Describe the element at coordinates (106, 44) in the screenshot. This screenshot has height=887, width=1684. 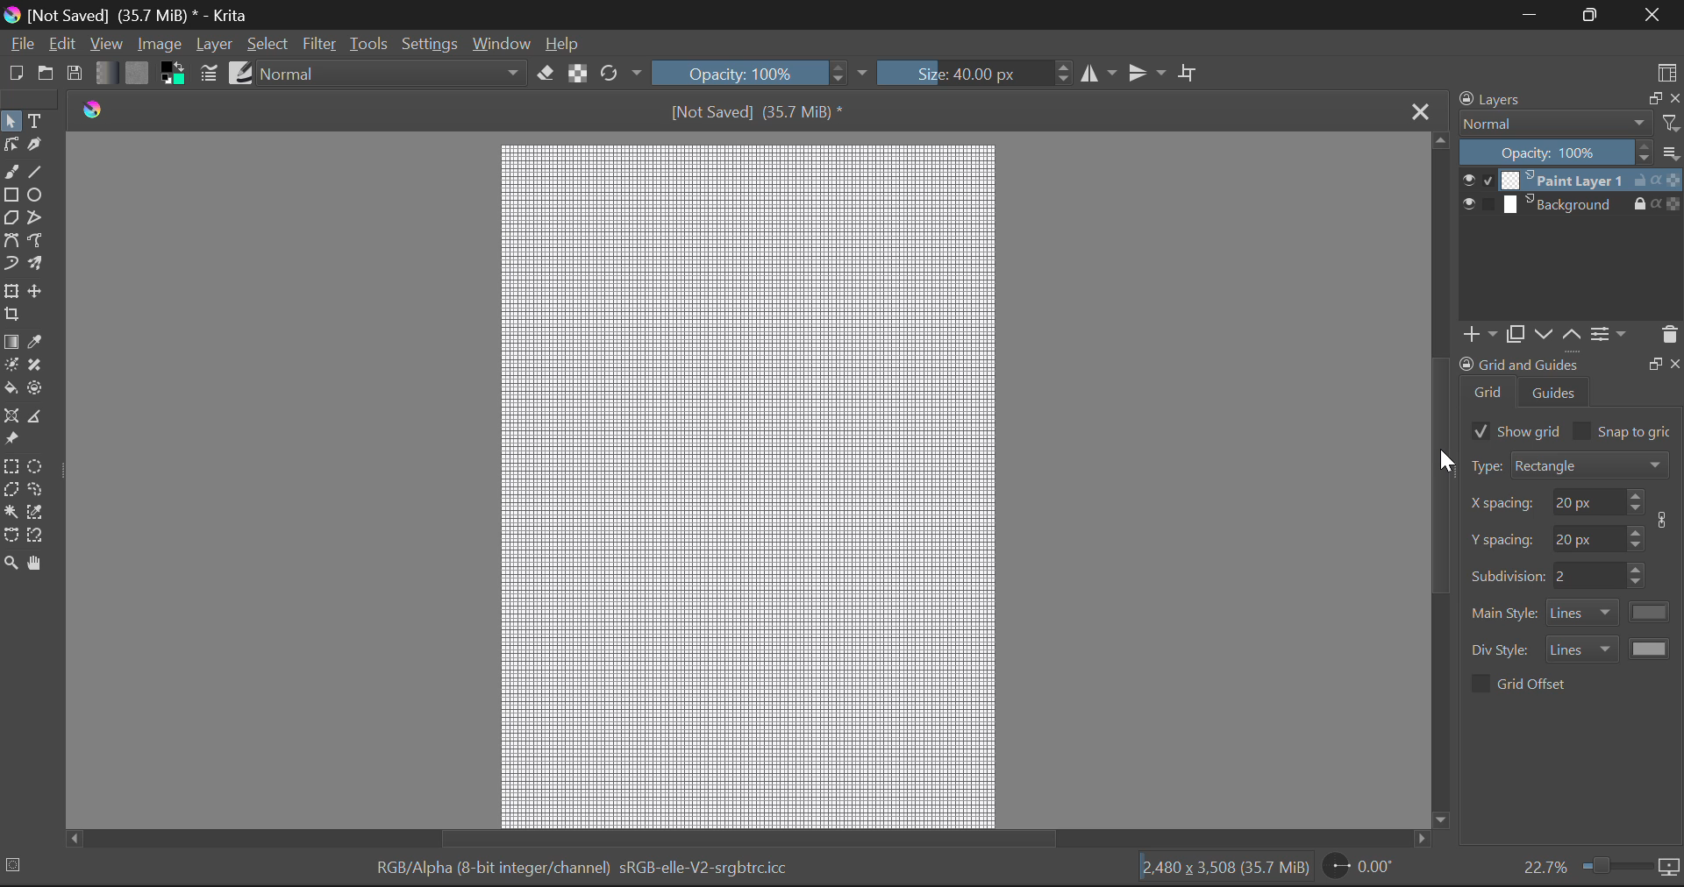
I see `View` at that location.